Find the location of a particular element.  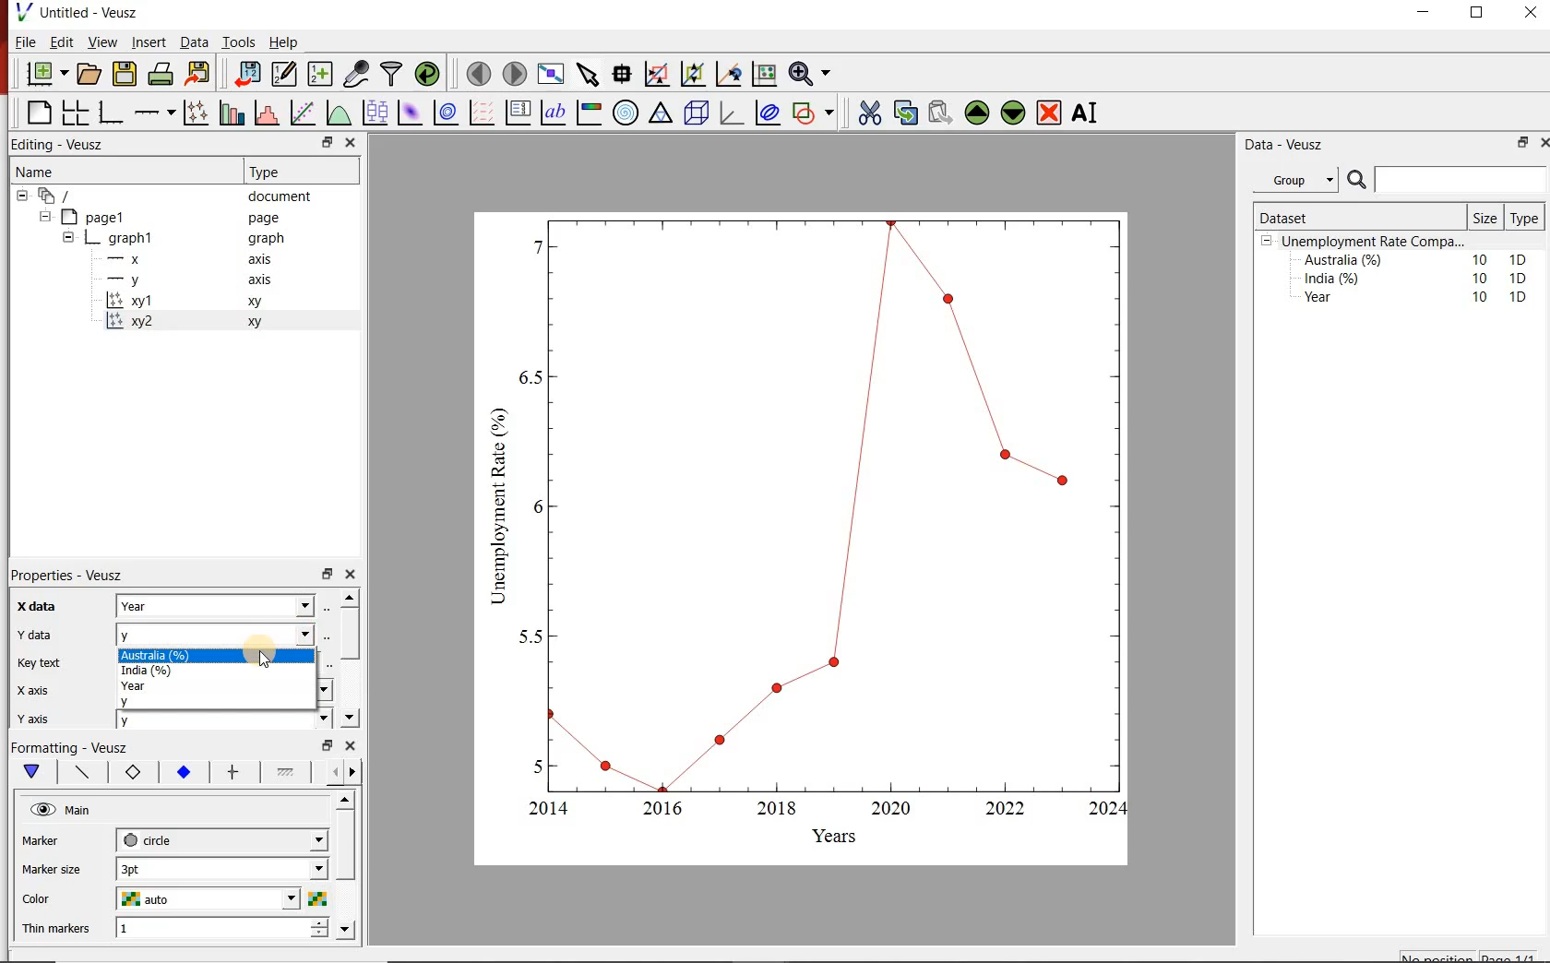

click to zoom out graph axes is located at coordinates (694, 72).